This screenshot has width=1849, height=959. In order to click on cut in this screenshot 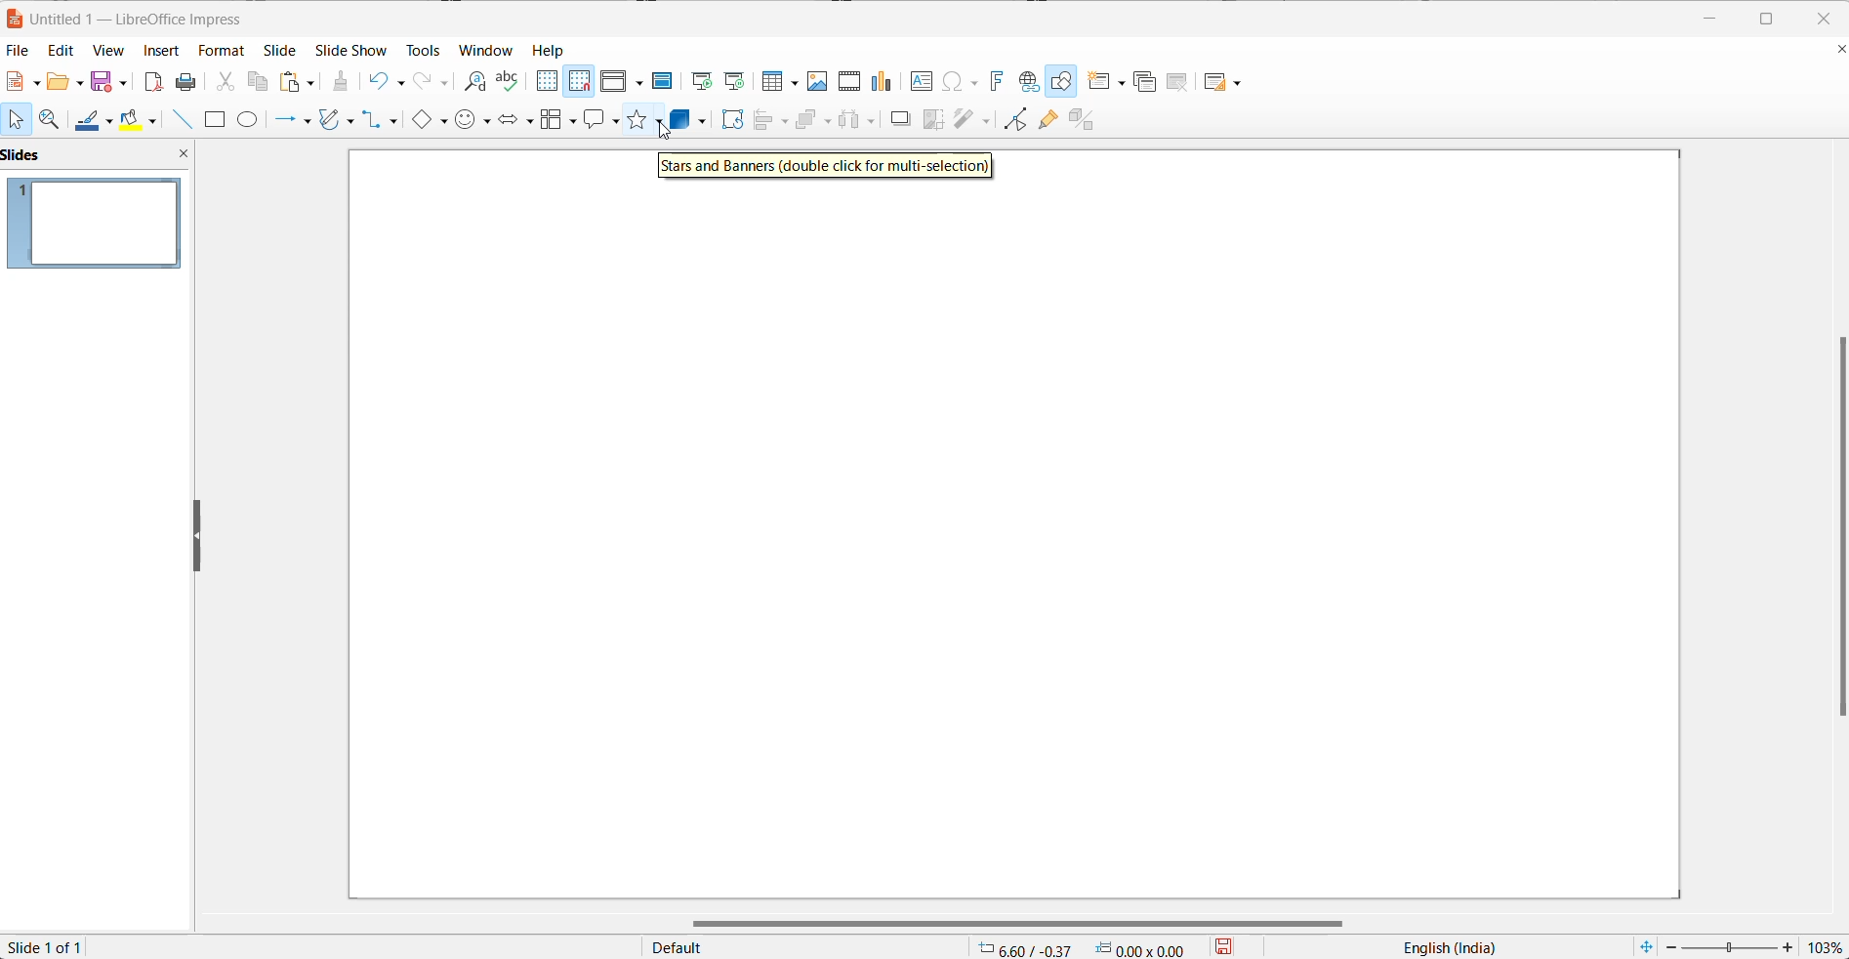, I will do `click(225, 80)`.